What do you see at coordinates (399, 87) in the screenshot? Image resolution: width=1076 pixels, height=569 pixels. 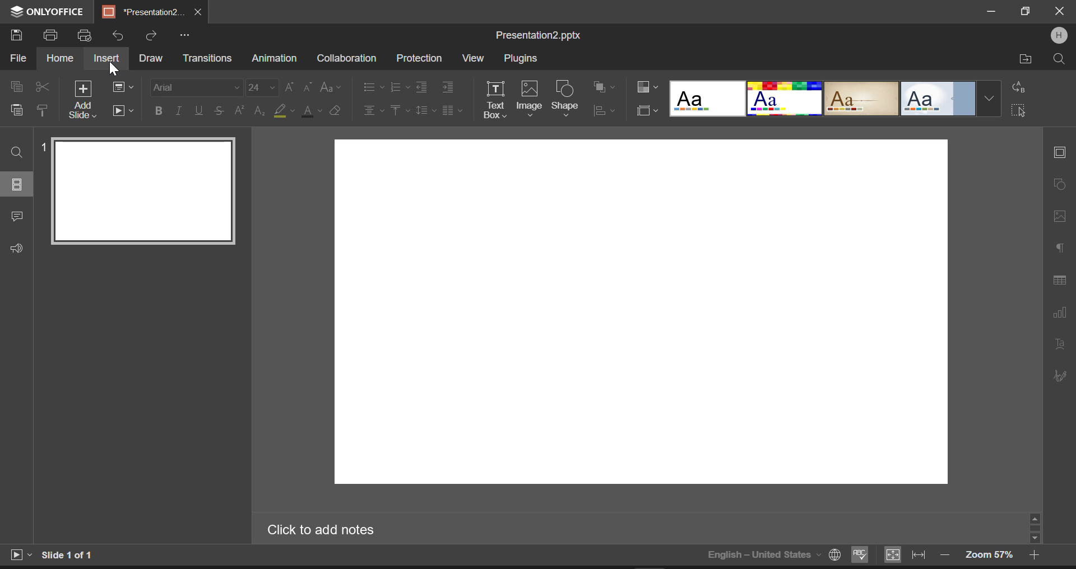 I see `Numbering` at bounding box center [399, 87].